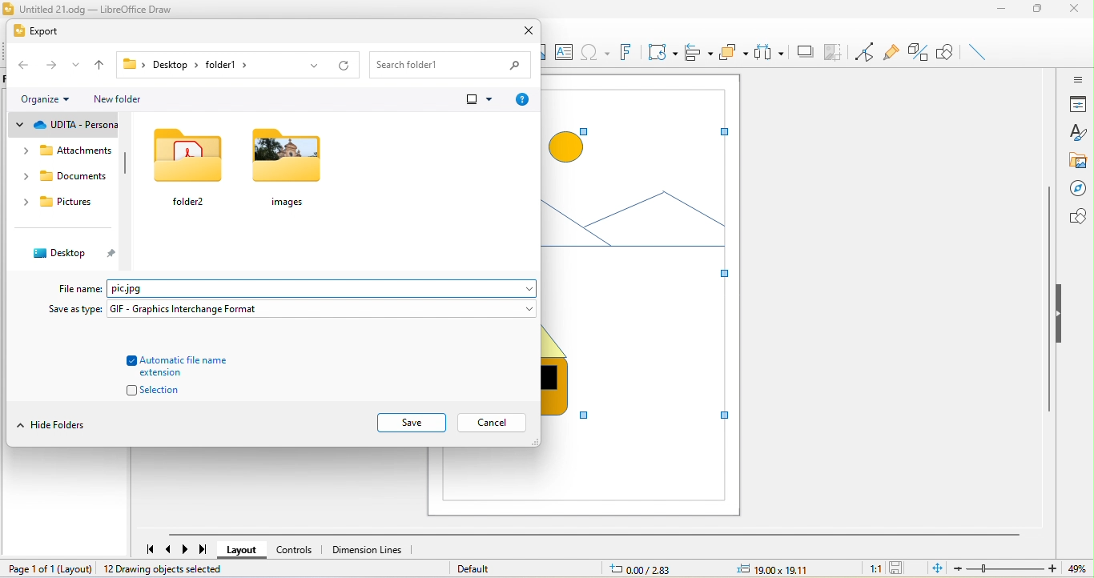 Image resolution: width=1094 pixels, height=578 pixels. Describe the element at coordinates (132, 174) in the screenshot. I see `vertical scroll bar` at that location.